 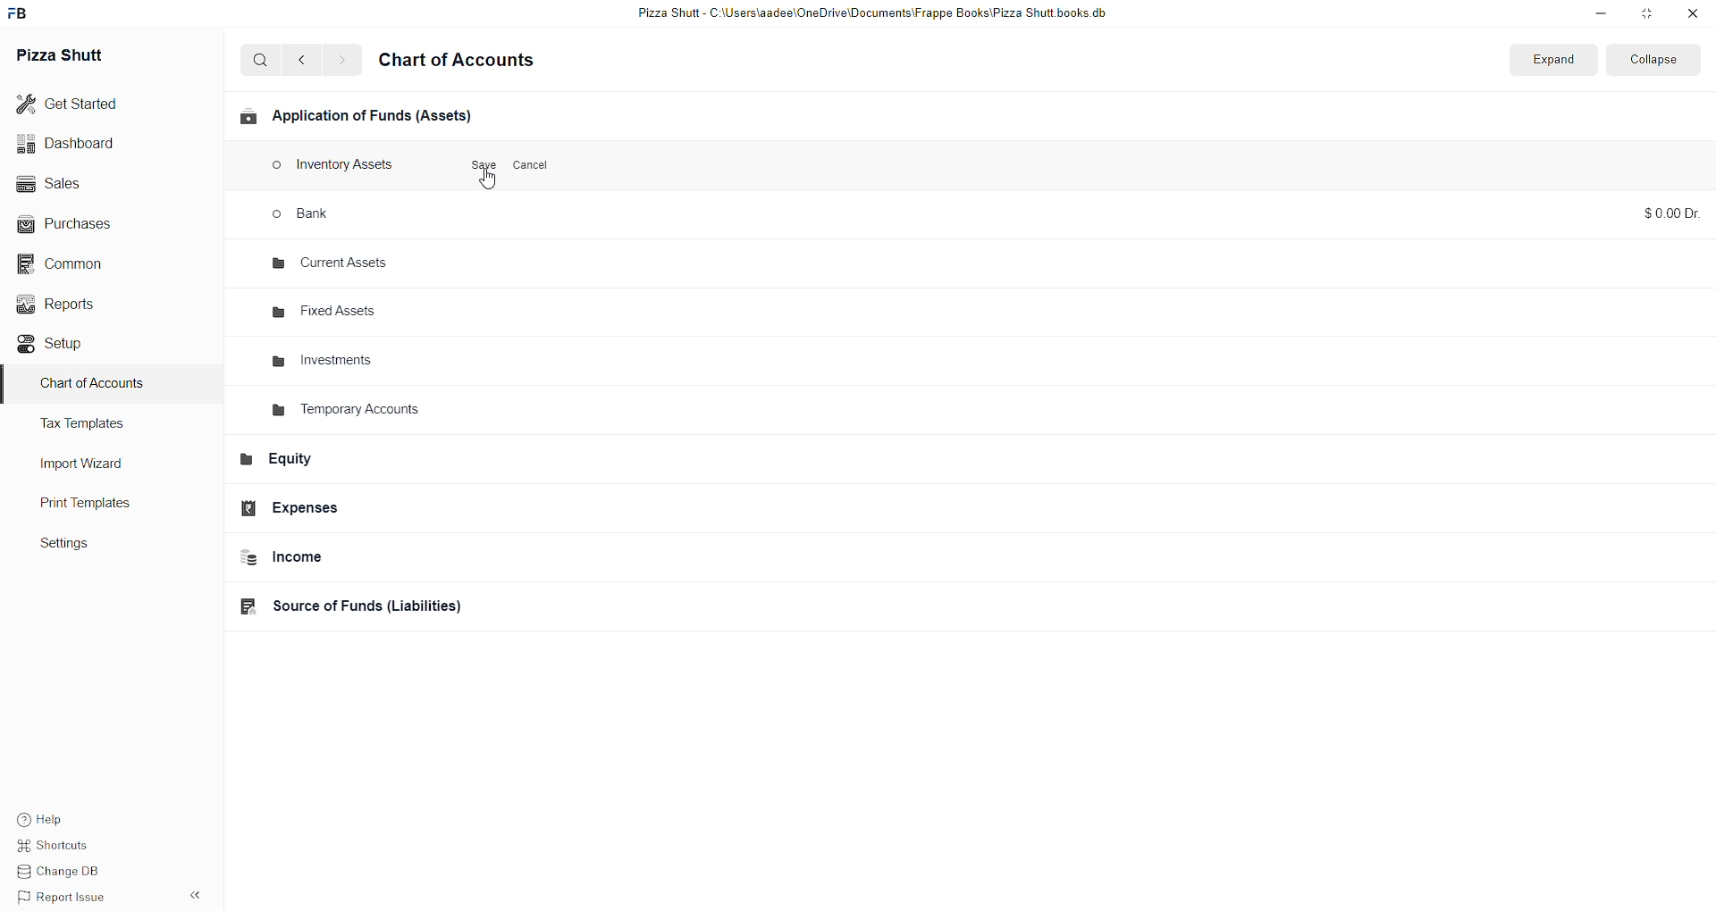 I want to click on Dashboard , so click(x=78, y=145).